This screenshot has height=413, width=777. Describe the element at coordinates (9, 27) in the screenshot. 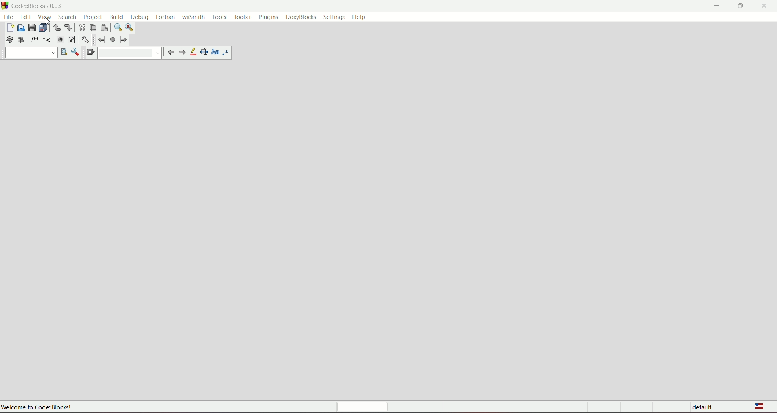

I see `new file` at that location.